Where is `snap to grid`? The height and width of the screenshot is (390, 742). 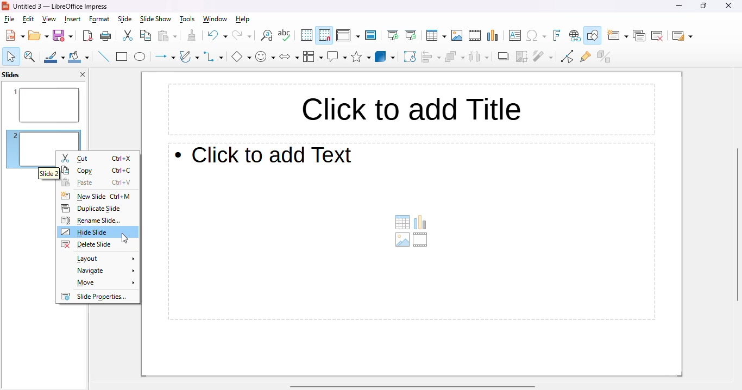
snap to grid is located at coordinates (324, 35).